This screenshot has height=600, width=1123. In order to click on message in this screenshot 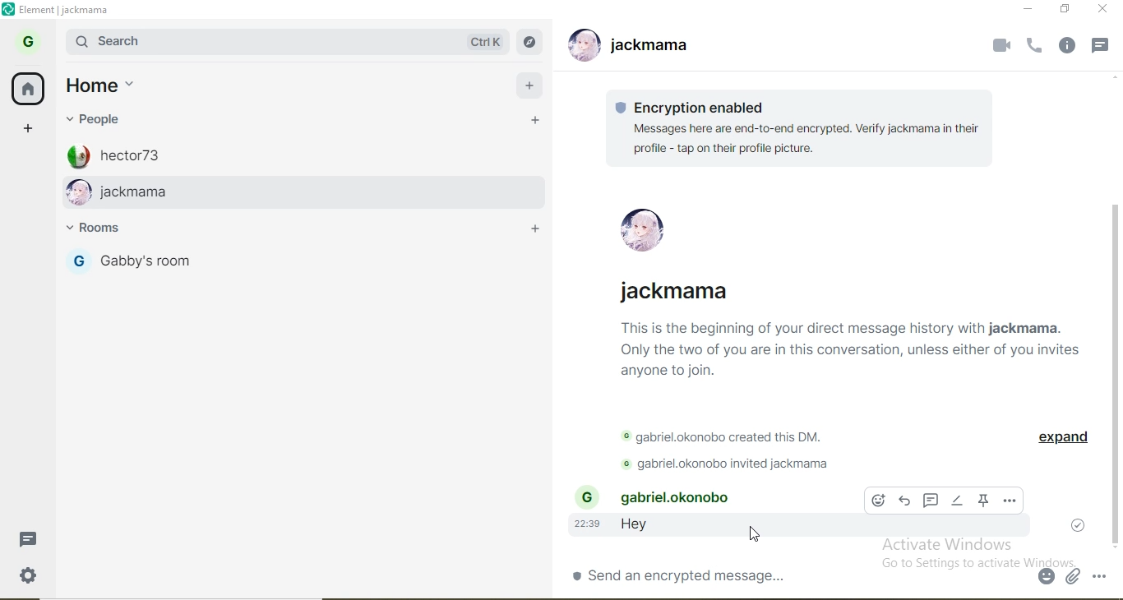, I will do `click(27, 540)`.